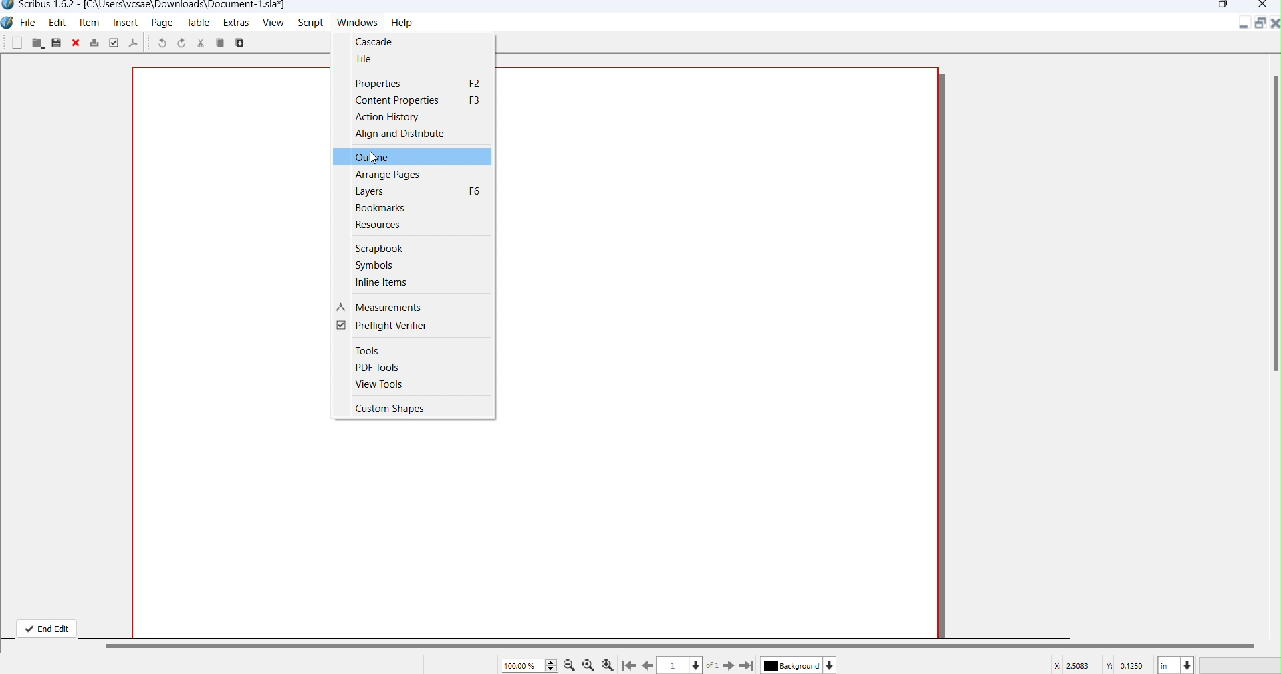 The image size is (1281, 674). What do you see at coordinates (359, 22) in the screenshot?
I see `Window` at bounding box center [359, 22].